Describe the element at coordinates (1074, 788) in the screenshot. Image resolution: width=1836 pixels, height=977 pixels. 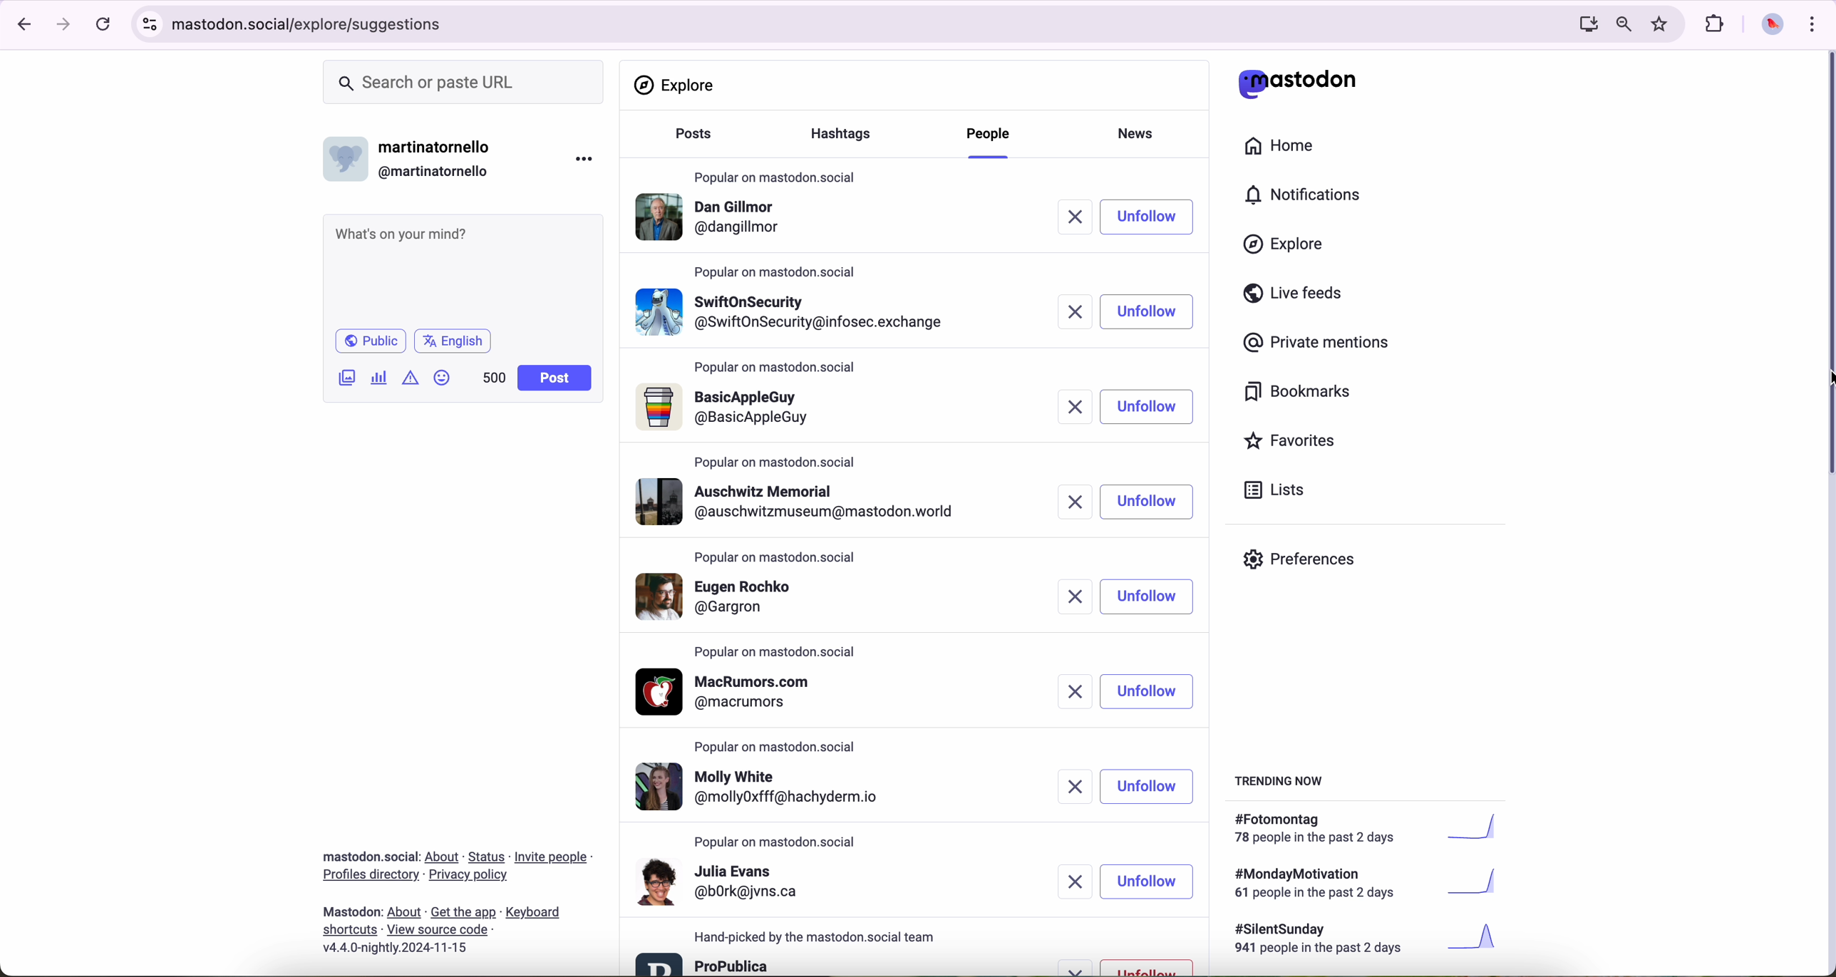
I see `remove` at that location.